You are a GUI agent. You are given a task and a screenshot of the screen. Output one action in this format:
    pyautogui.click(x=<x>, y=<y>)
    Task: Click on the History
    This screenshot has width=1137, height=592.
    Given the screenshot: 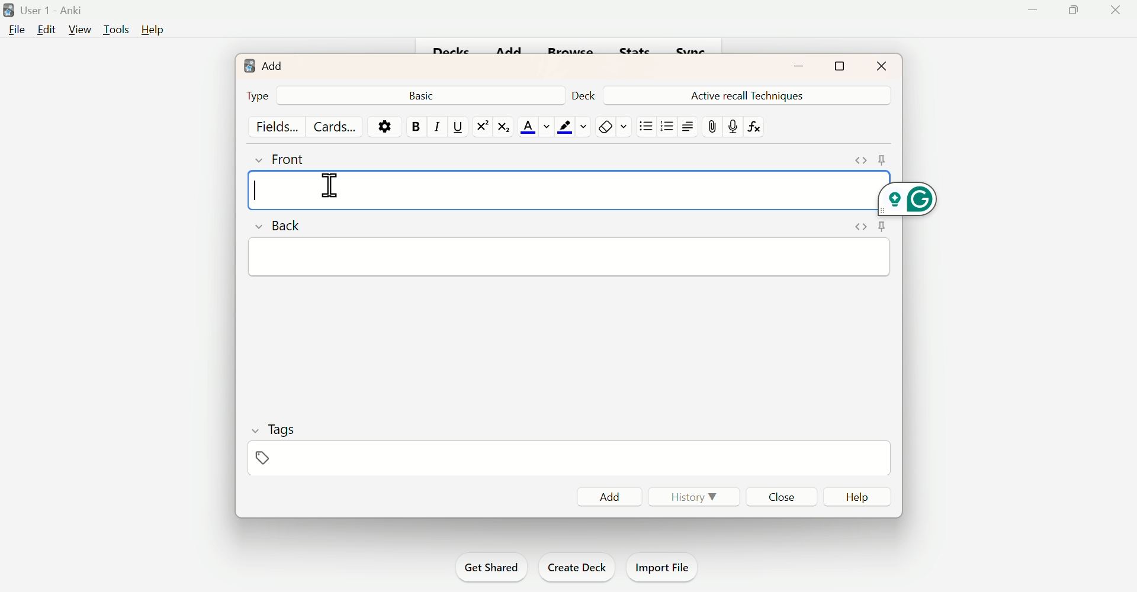 What is the action you would take?
    pyautogui.click(x=699, y=498)
    